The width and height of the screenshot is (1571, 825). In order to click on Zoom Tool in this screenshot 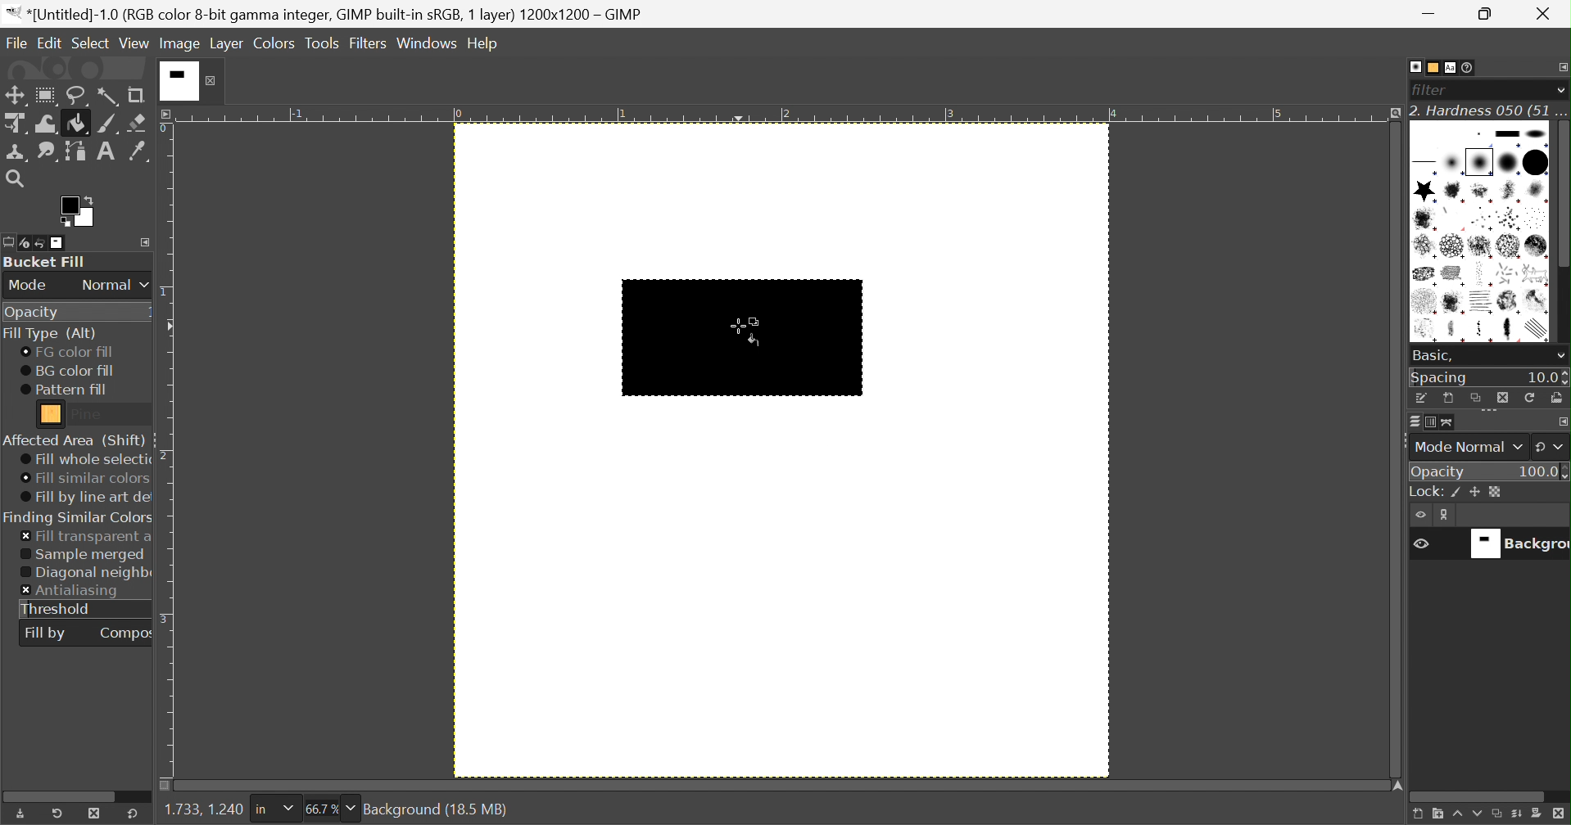, I will do `click(14, 178)`.